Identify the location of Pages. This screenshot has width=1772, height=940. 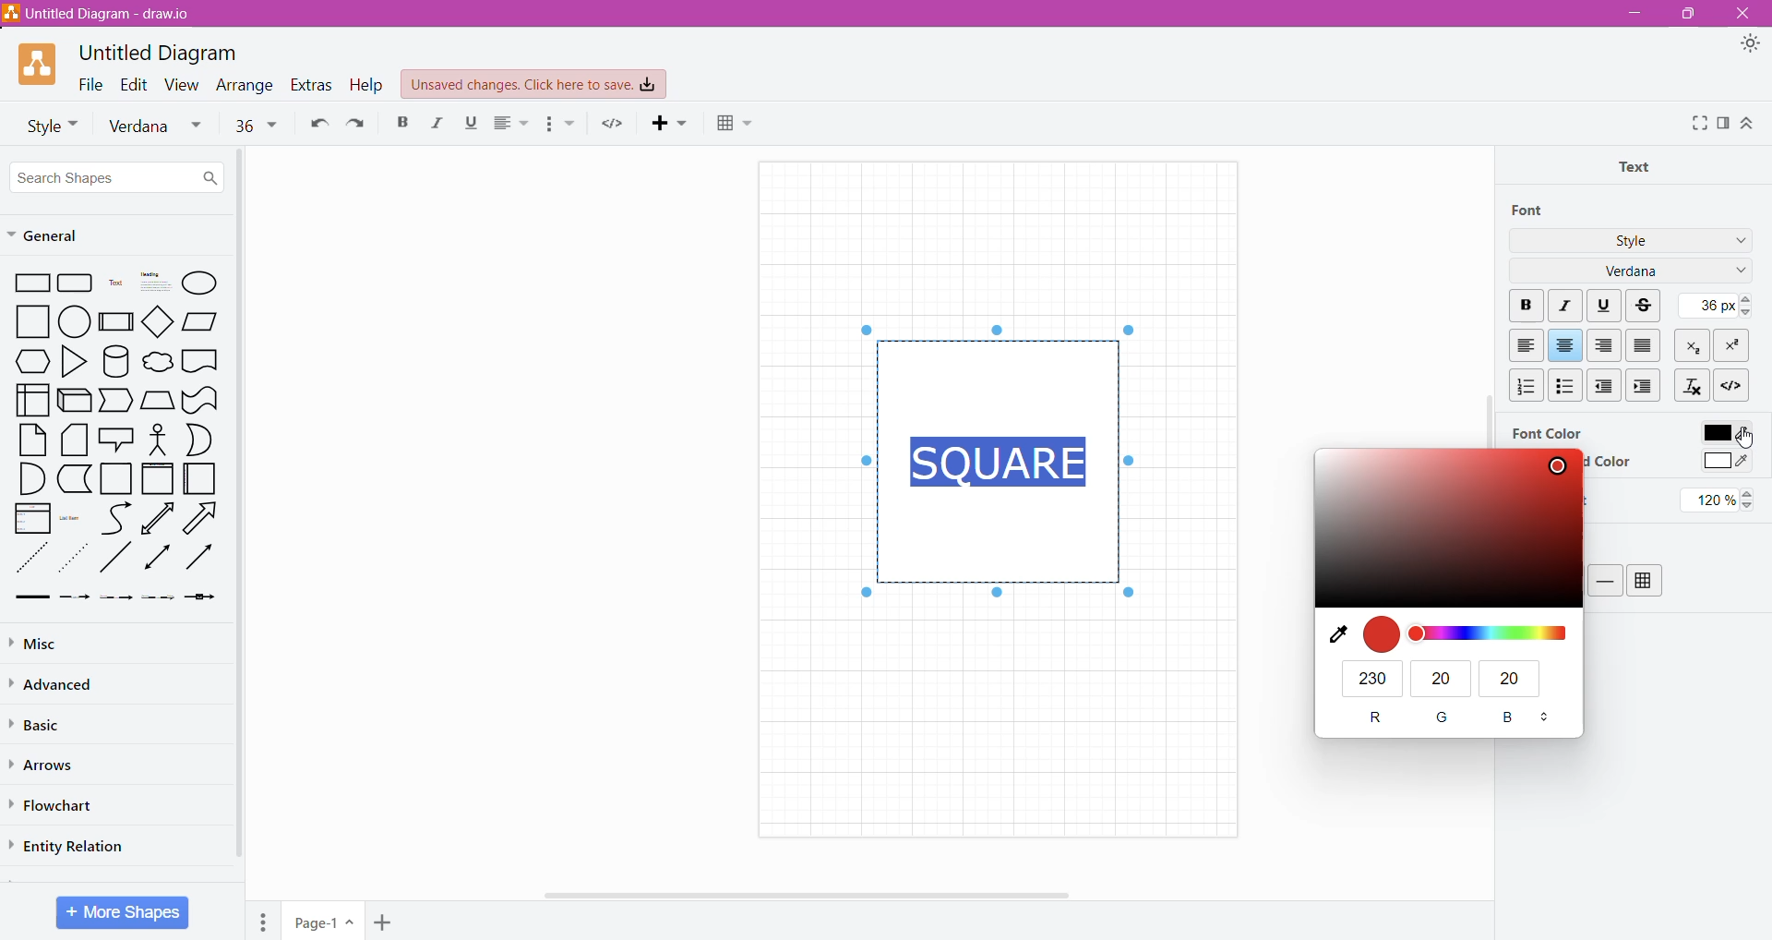
(264, 922).